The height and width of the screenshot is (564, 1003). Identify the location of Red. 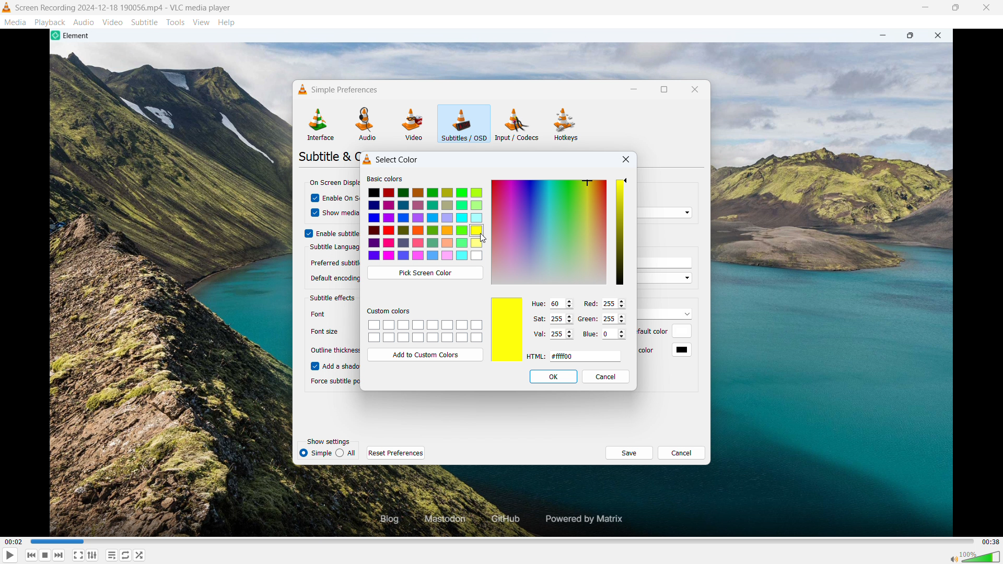
(589, 303).